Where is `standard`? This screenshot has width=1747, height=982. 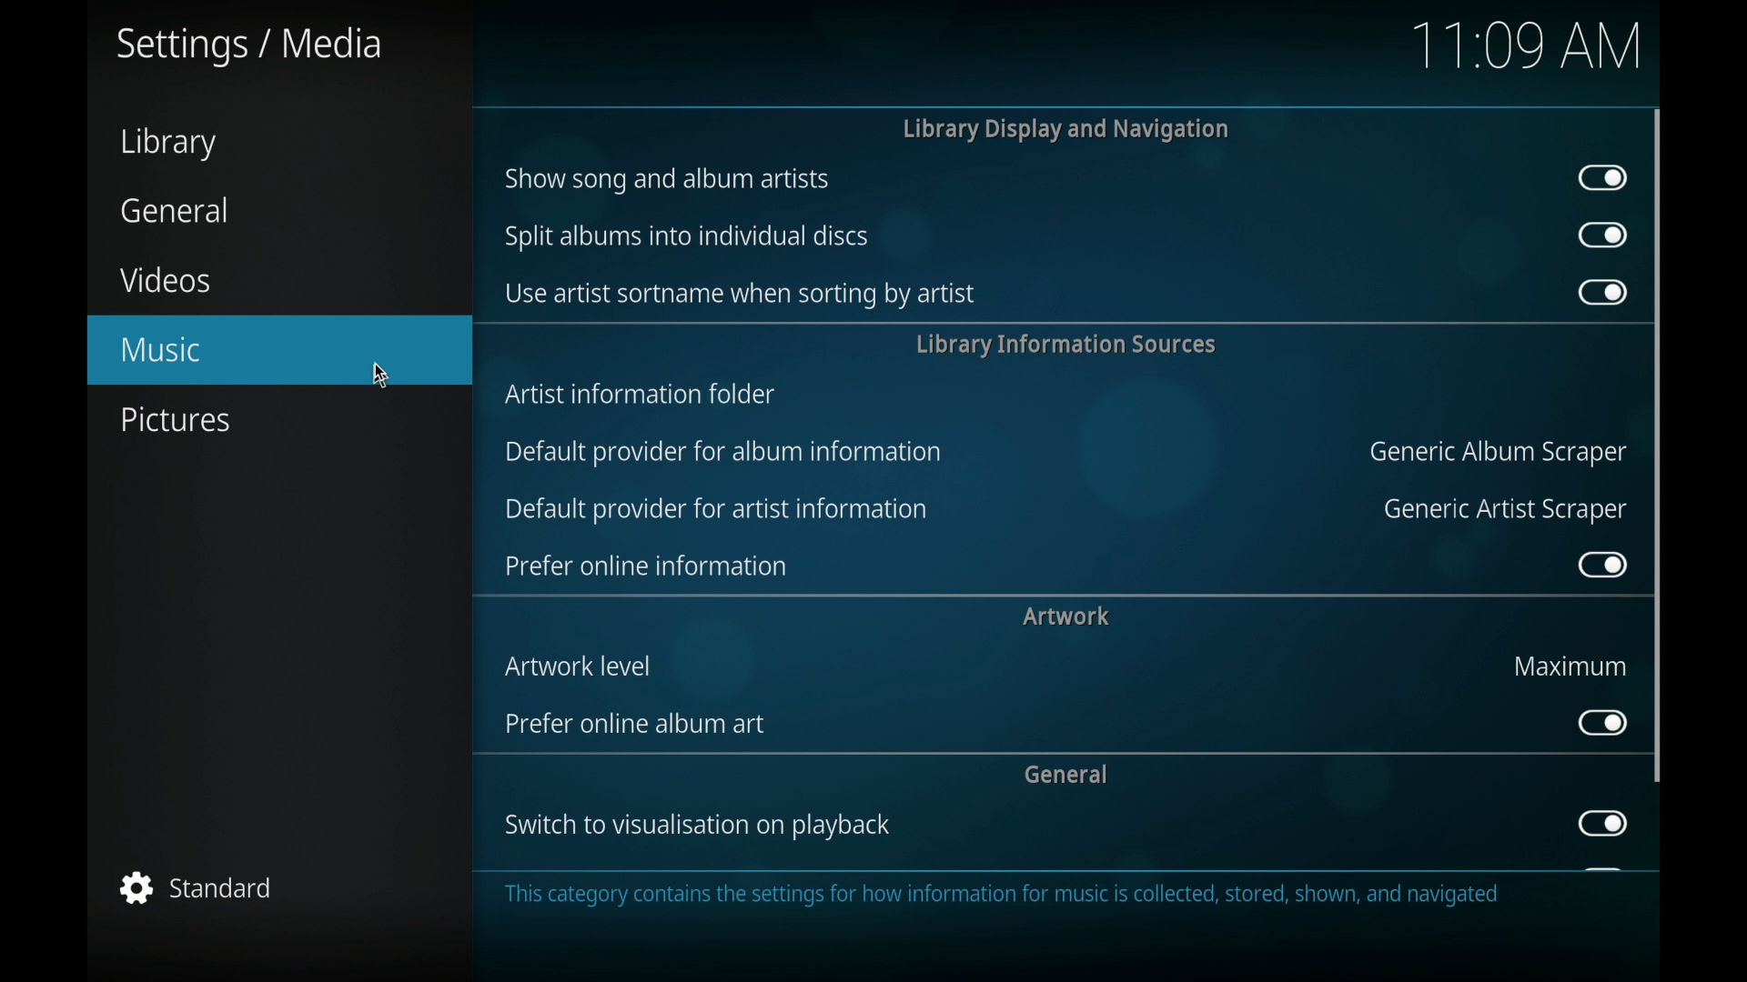
standard is located at coordinates (196, 889).